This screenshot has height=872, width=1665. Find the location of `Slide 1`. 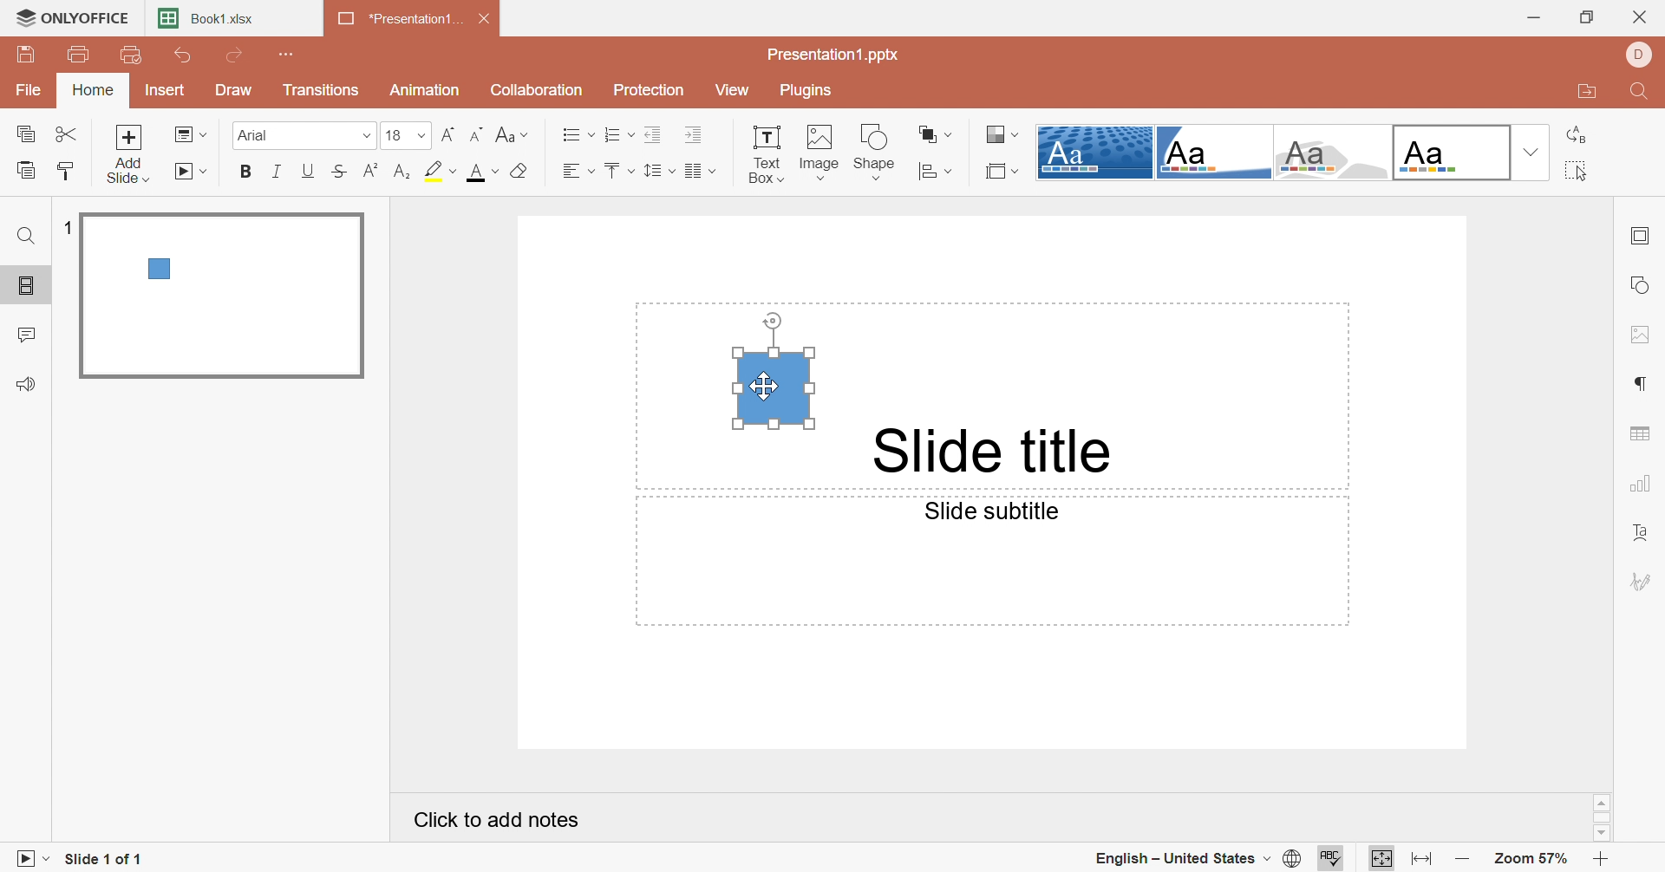

Slide 1 is located at coordinates (225, 296).